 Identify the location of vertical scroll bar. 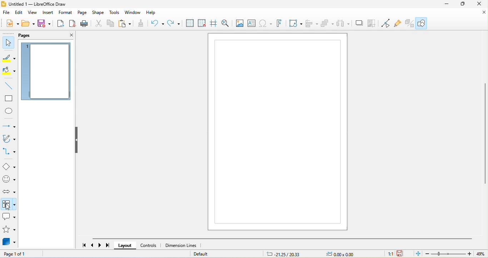
(485, 133).